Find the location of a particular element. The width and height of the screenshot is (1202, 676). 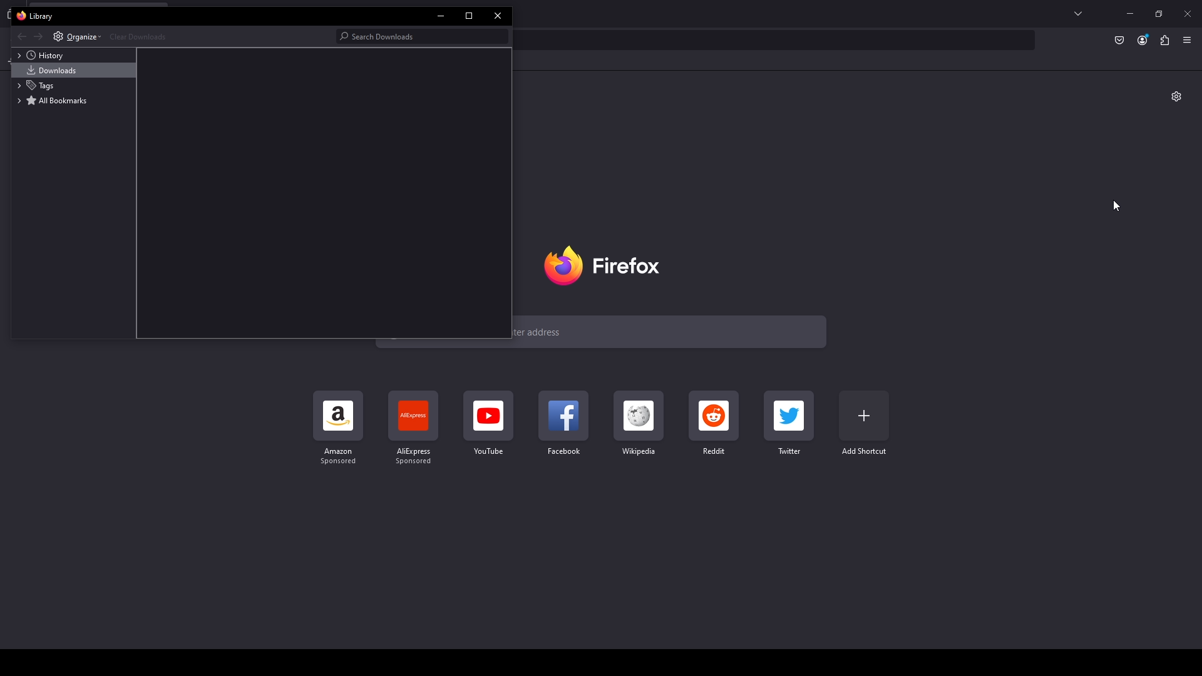

Downloads search is located at coordinates (418, 36).